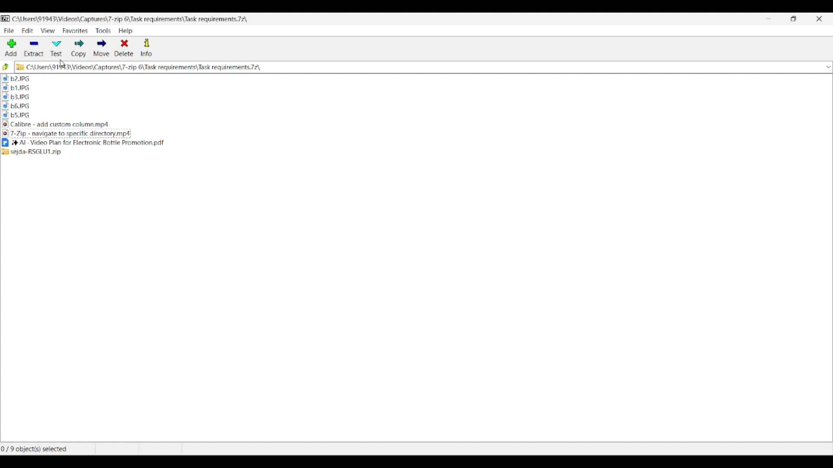  I want to click on file 7 and type, so click(239, 134).